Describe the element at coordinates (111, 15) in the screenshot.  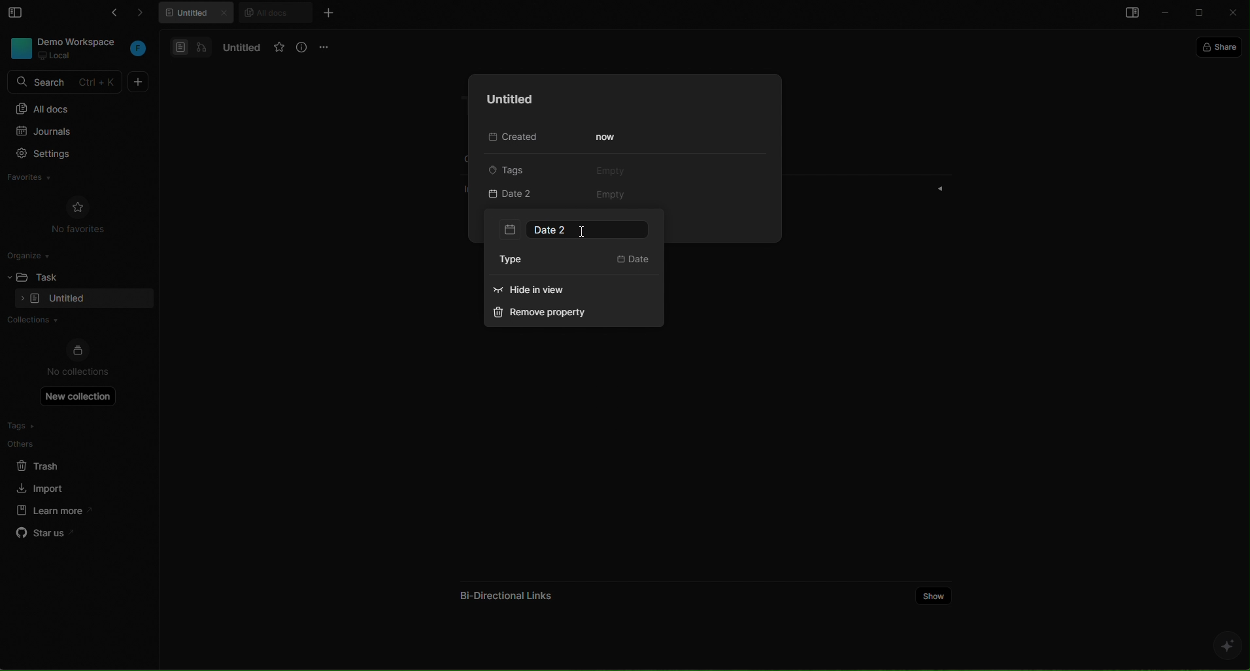
I see `go back` at that location.